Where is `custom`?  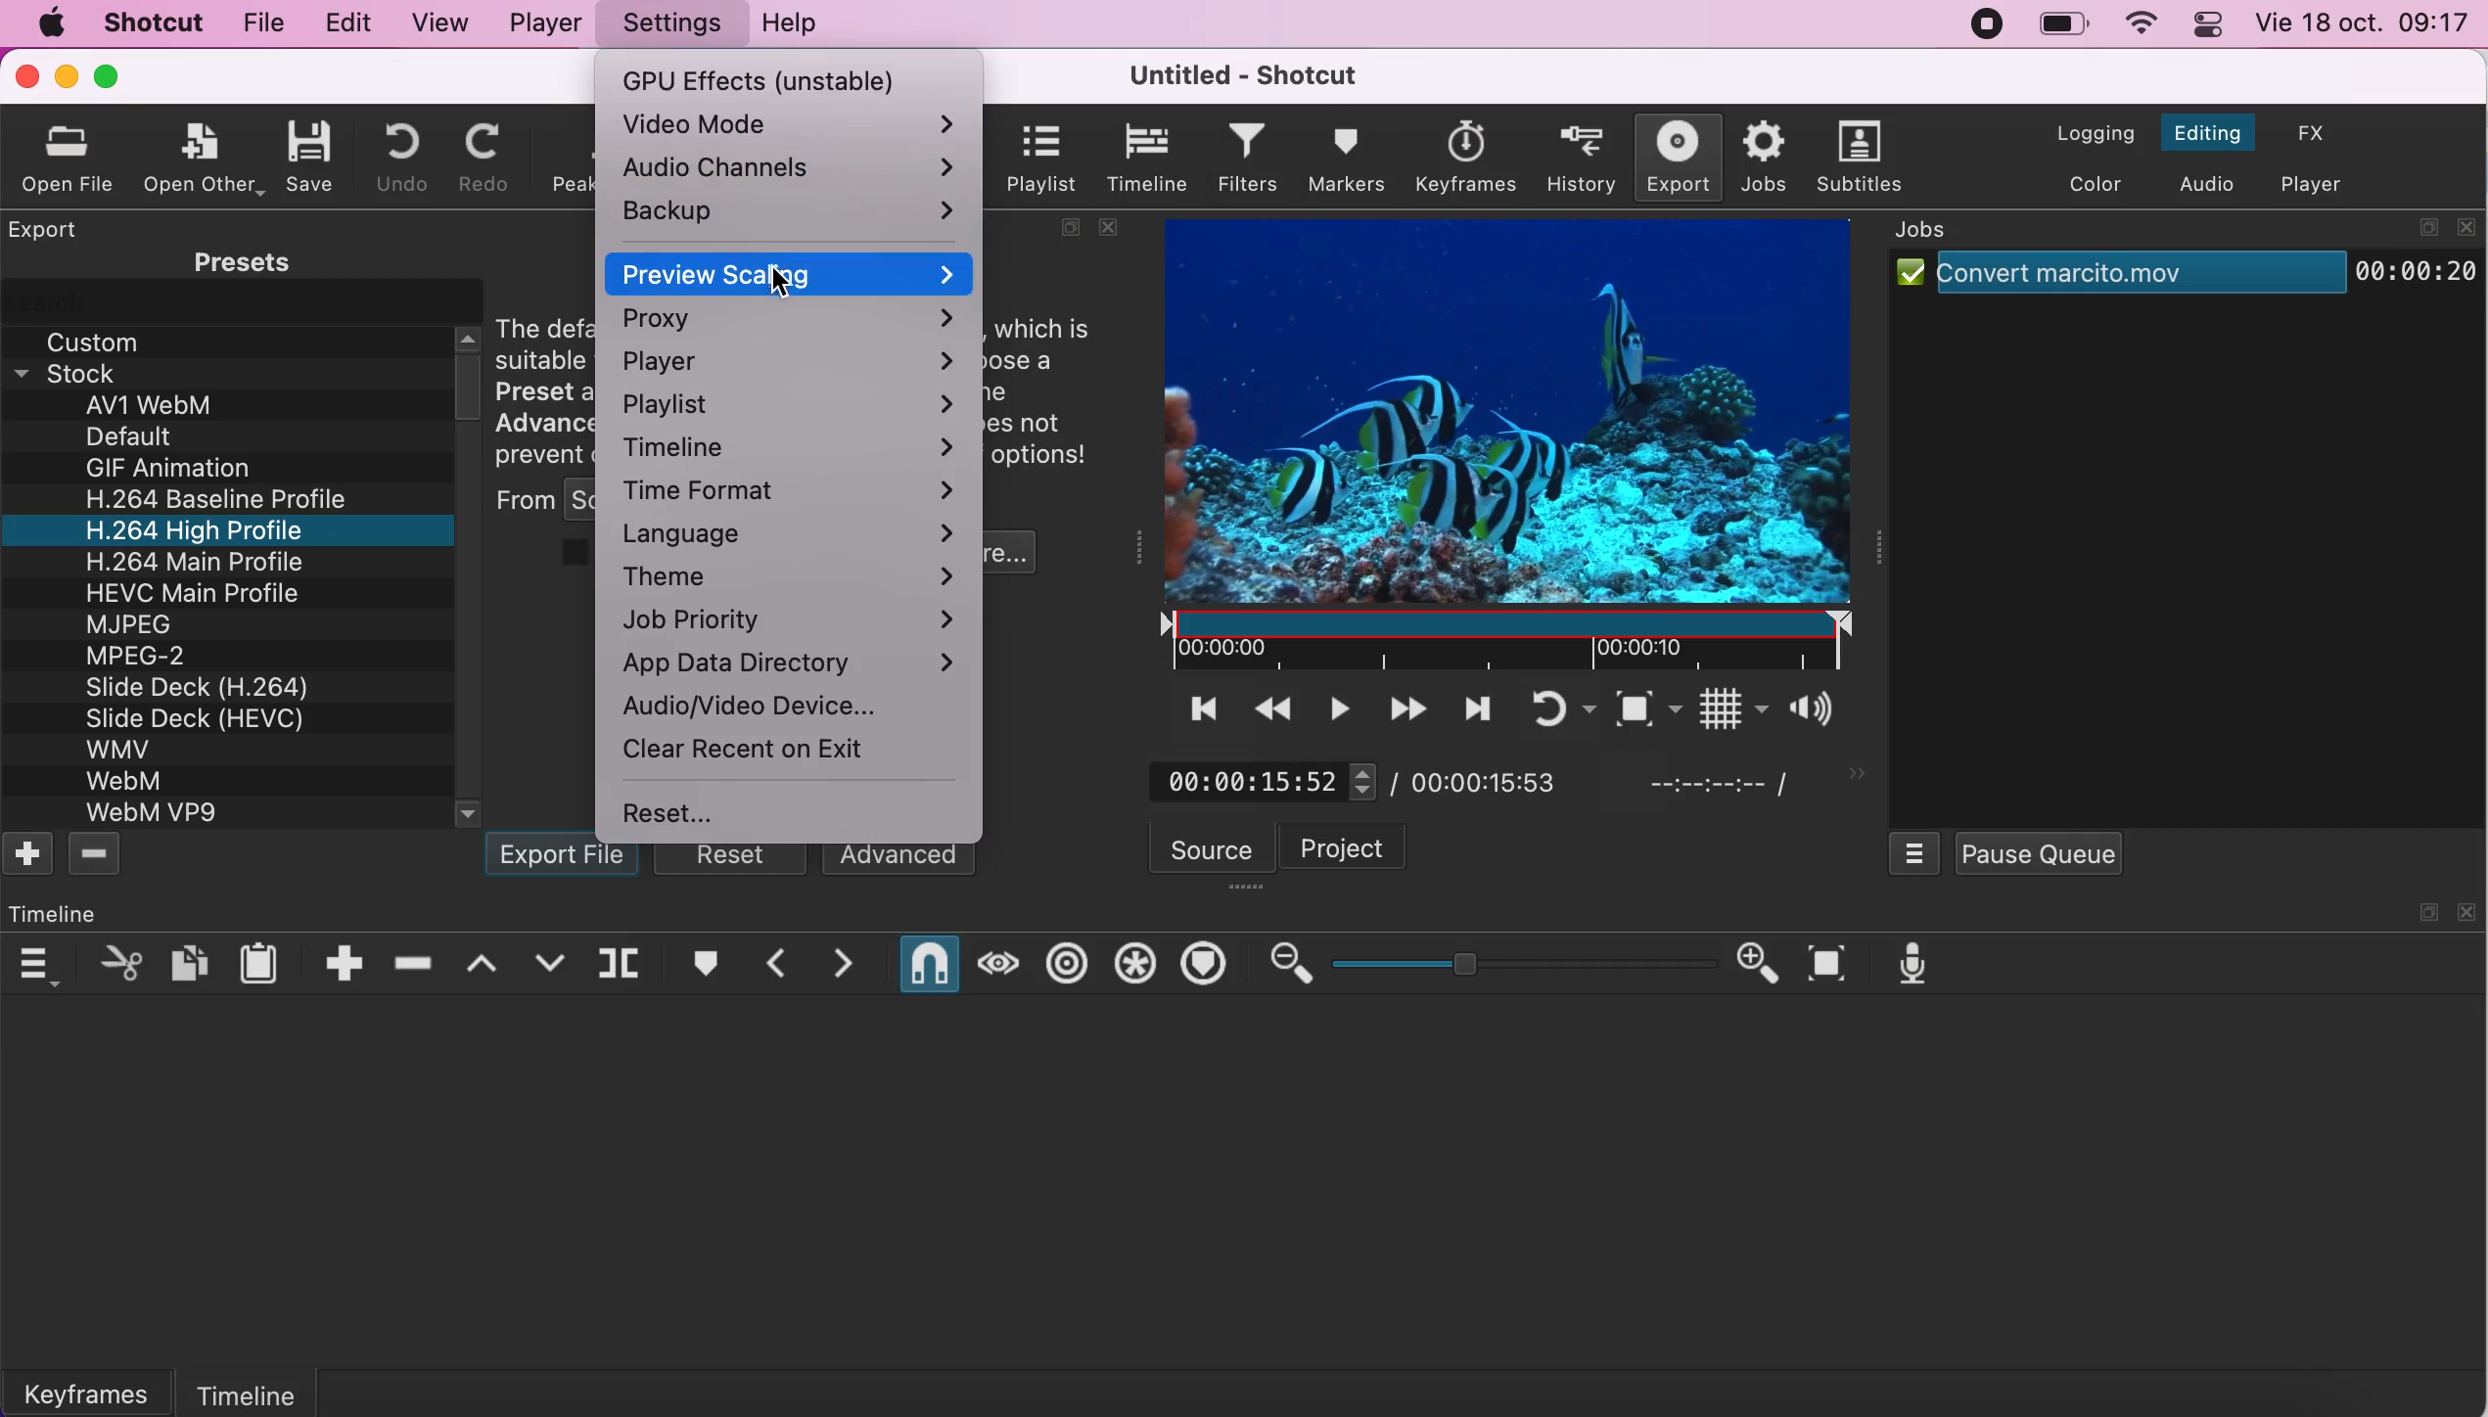
custom is located at coordinates (101, 338).